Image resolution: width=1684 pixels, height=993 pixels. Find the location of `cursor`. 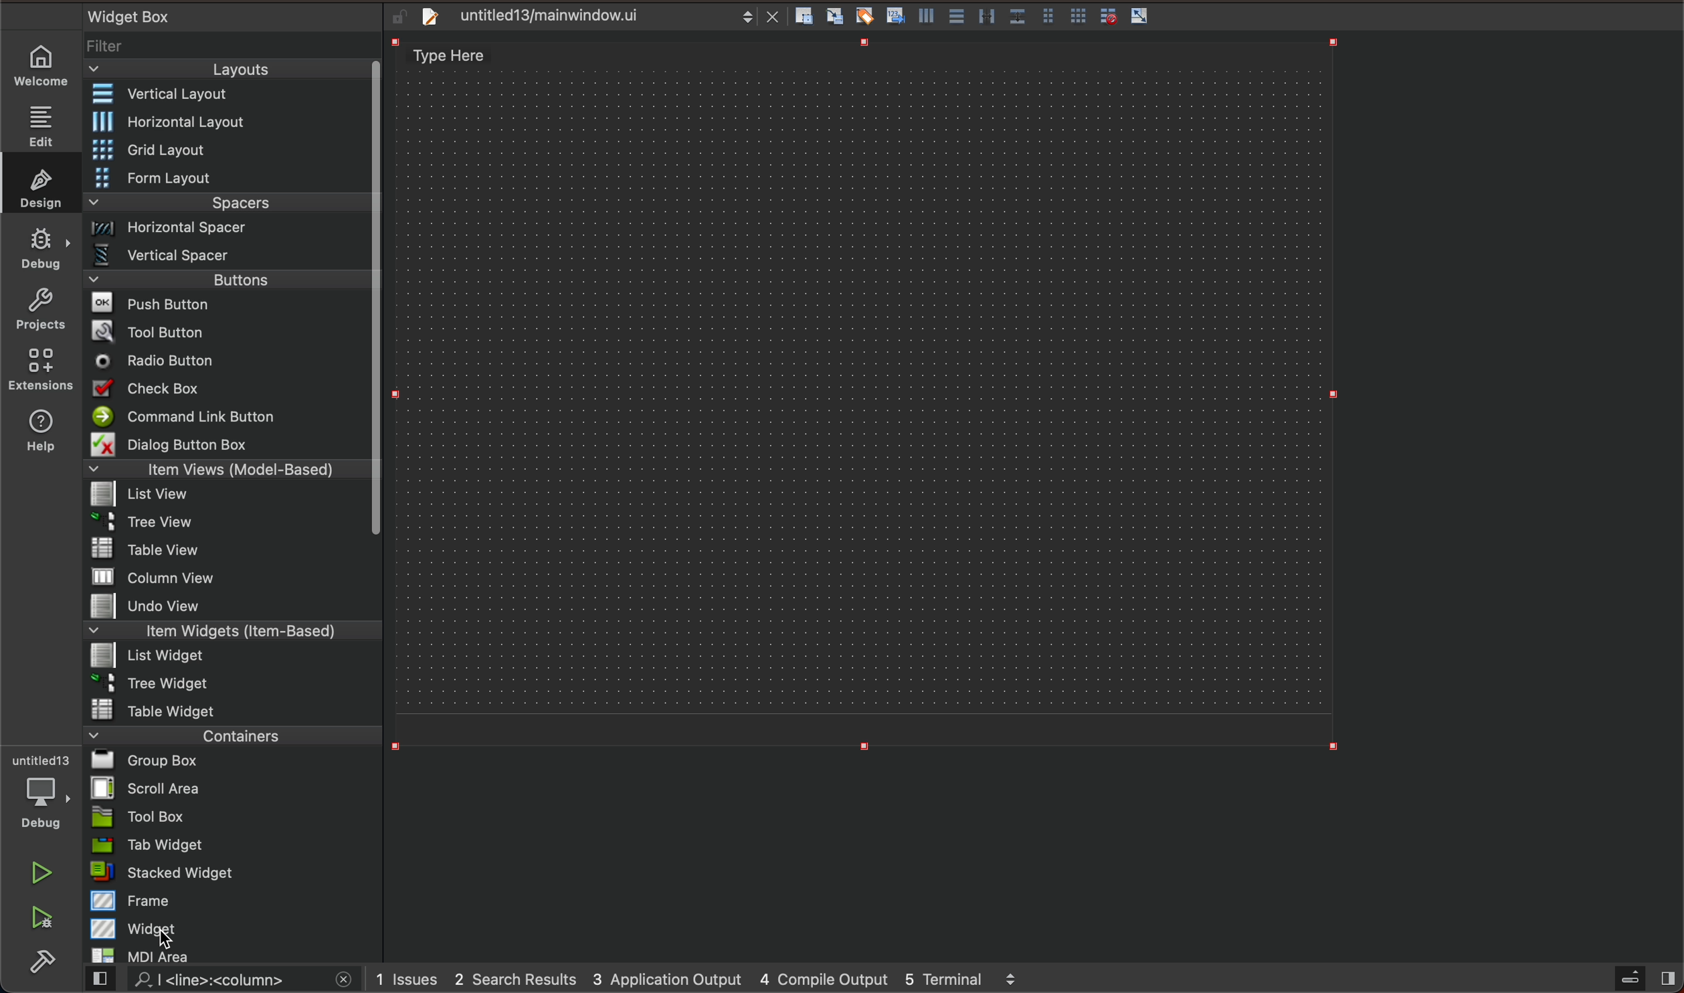

cursor is located at coordinates (169, 944).